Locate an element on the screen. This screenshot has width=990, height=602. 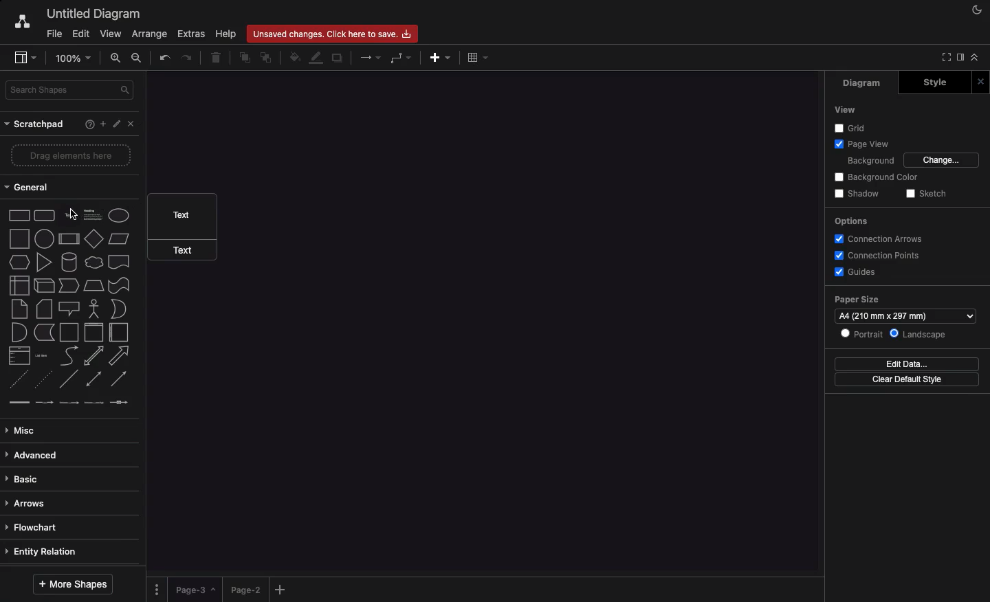
triangle is located at coordinates (45, 262).